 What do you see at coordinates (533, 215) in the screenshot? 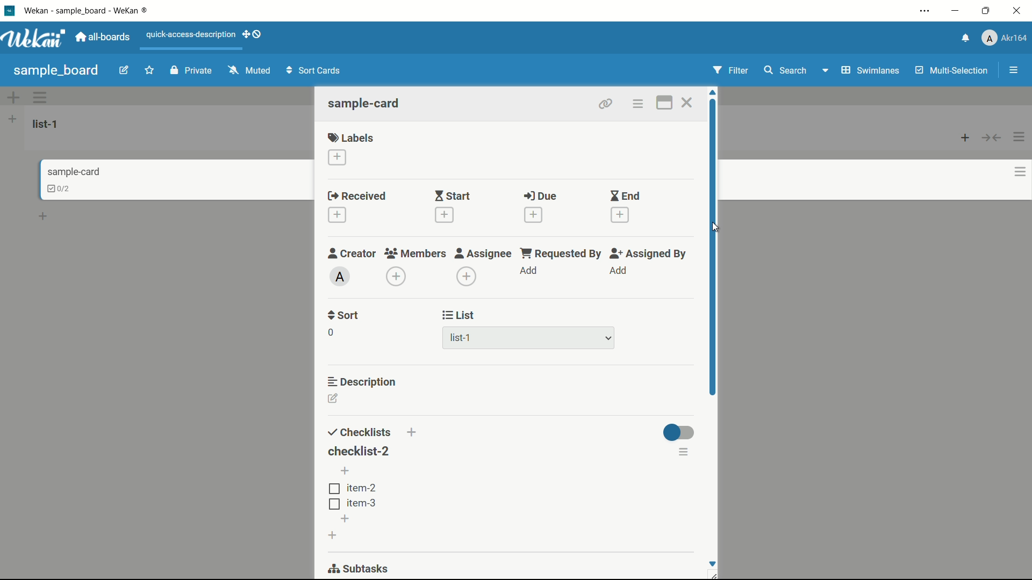
I see `add date` at bounding box center [533, 215].